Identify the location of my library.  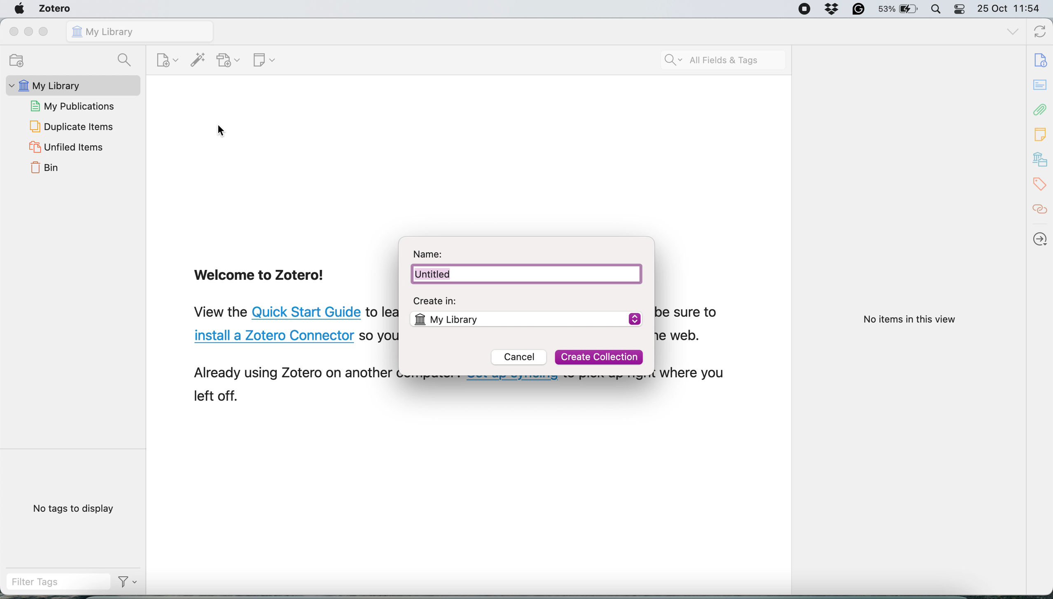
(72, 85).